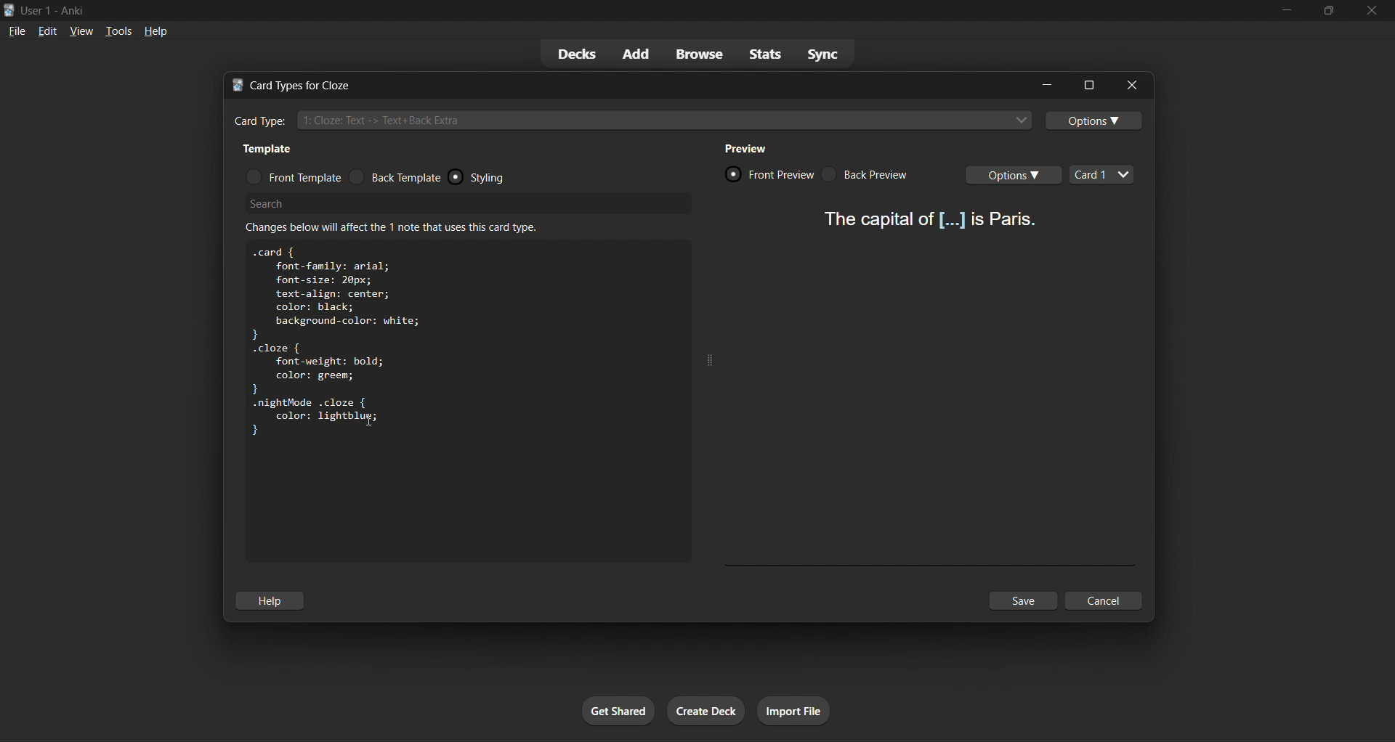 The height and width of the screenshot is (742, 1395). I want to click on maximize, so click(1328, 12).